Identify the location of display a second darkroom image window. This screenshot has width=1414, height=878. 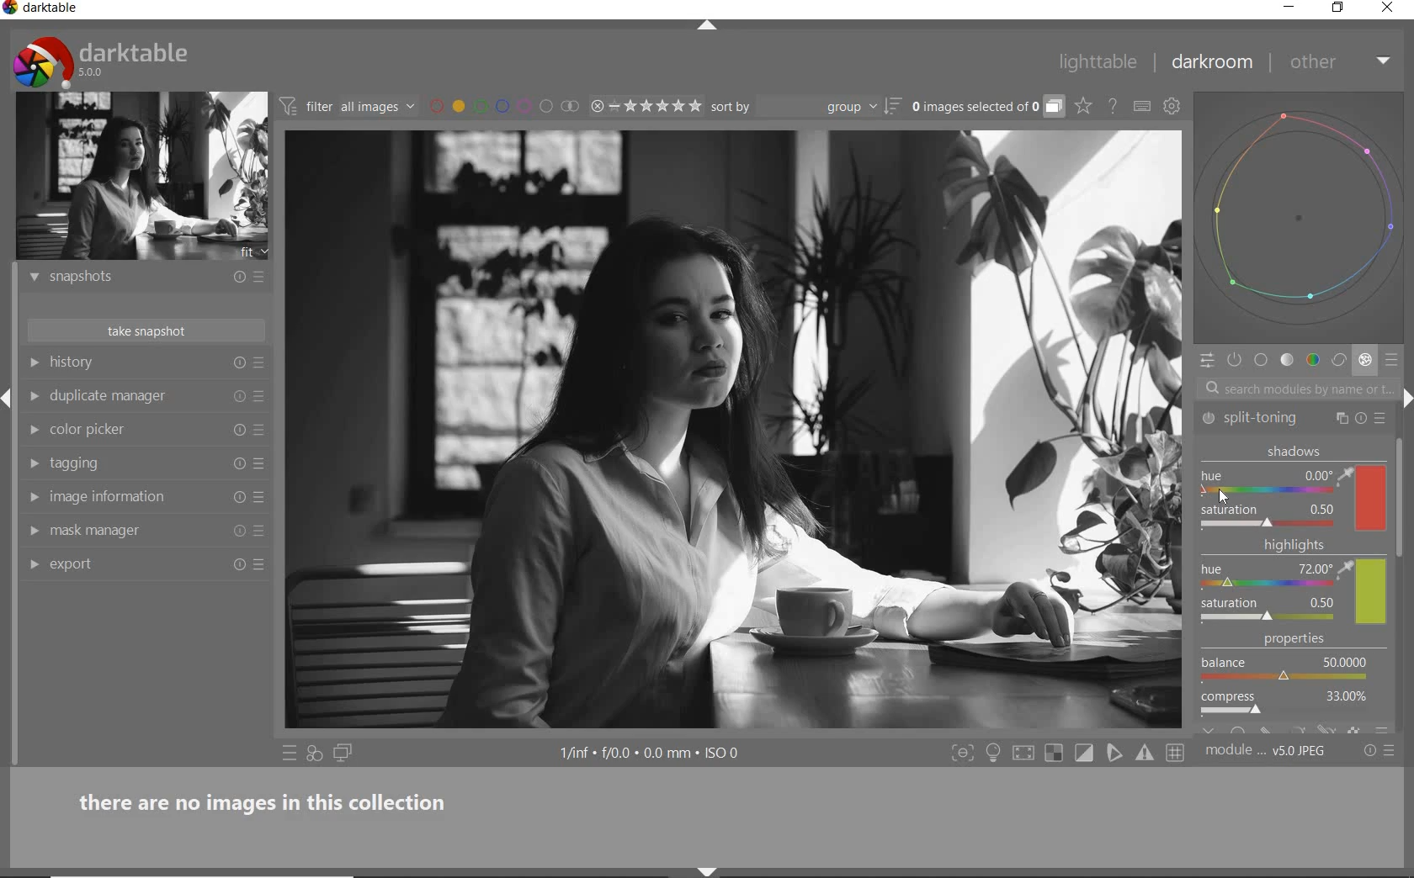
(343, 754).